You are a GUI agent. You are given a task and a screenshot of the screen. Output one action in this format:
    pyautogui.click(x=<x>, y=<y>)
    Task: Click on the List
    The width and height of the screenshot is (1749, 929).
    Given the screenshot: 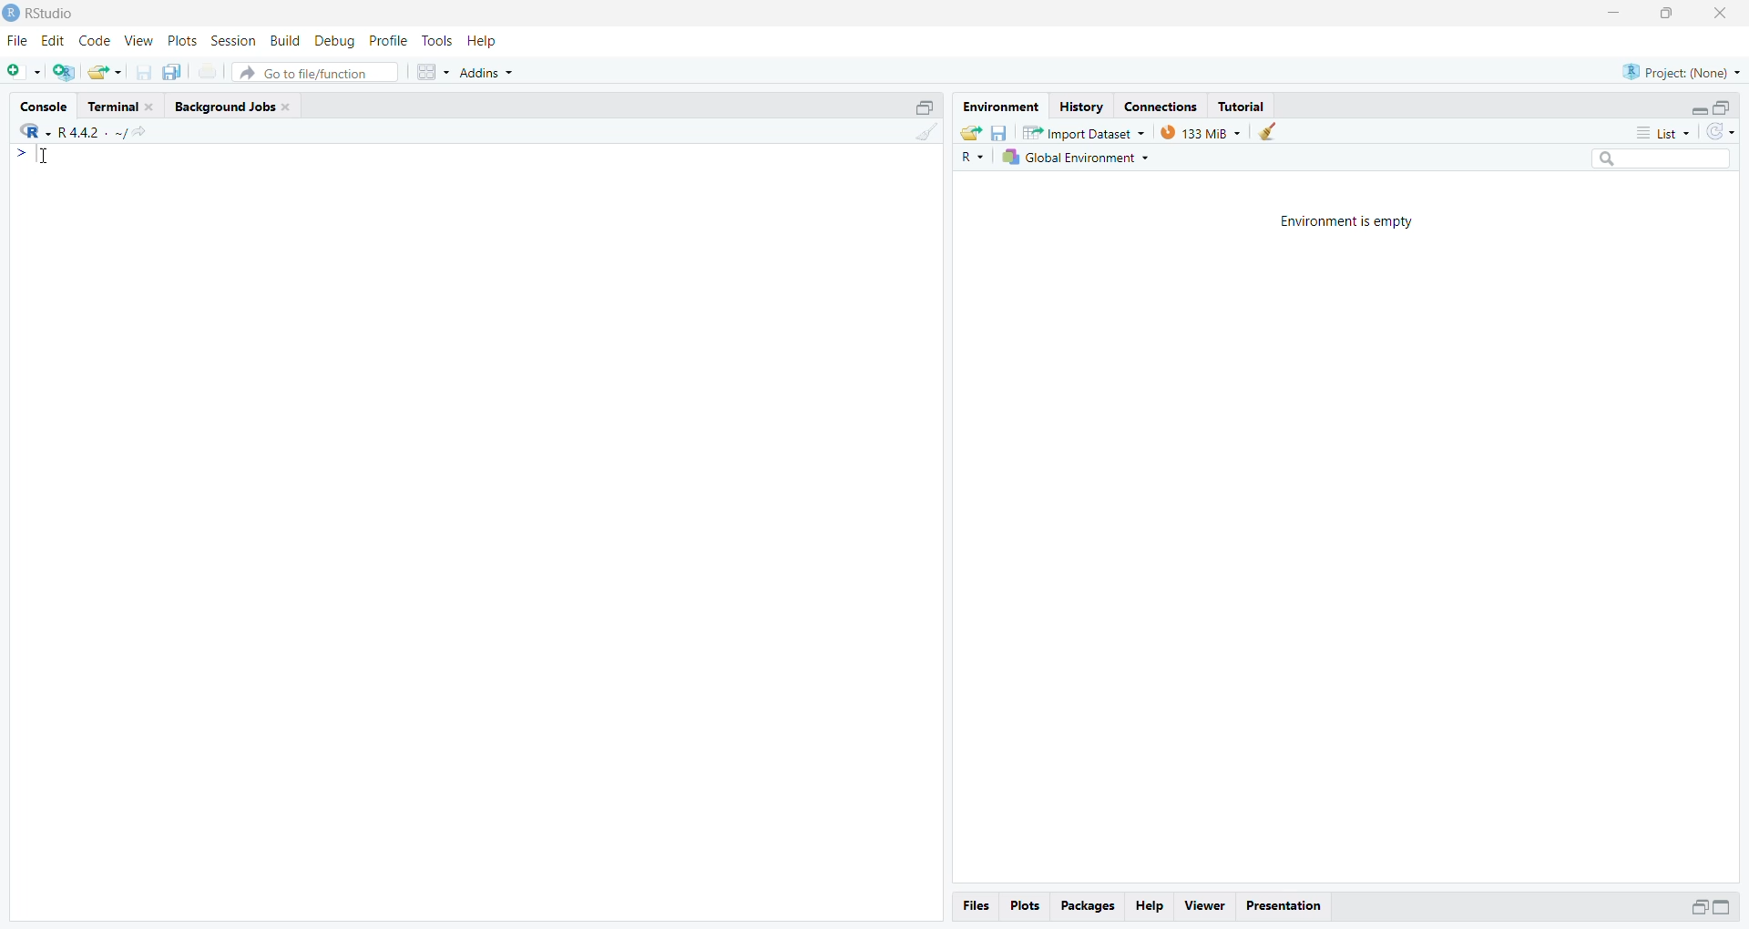 What is the action you would take?
    pyautogui.click(x=1662, y=134)
    